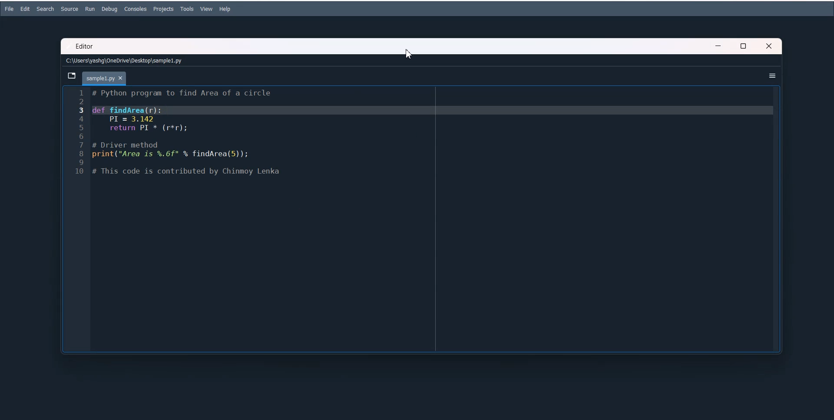  Describe the element at coordinates (207, 9) in the screenshot. I see `View` at that location.